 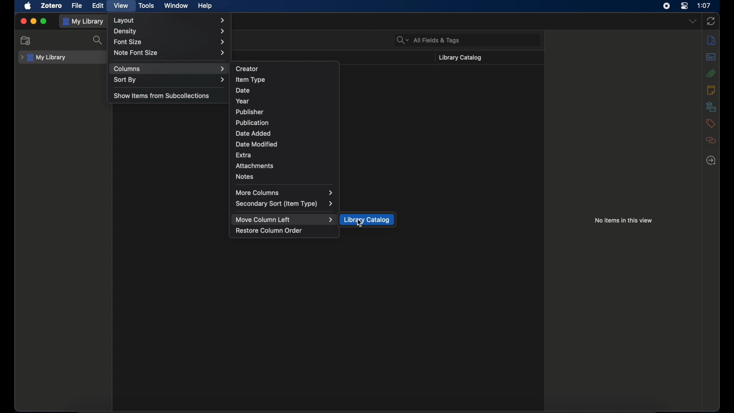 I want to click on notes, so click(x=245, y=177).